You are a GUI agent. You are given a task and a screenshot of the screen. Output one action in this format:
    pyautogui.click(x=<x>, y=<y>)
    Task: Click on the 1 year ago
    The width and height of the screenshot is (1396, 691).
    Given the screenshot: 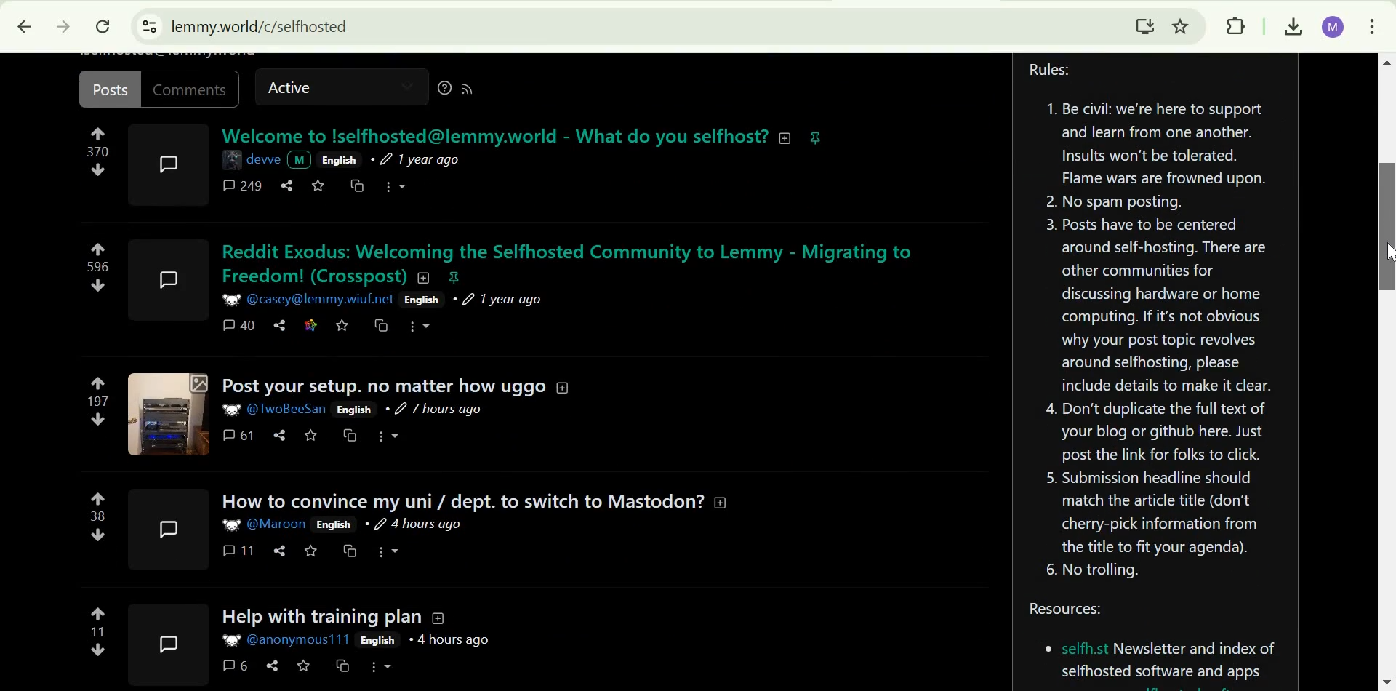 What is the action you would take?
    pyautogui.click(x=425, y=159)
    